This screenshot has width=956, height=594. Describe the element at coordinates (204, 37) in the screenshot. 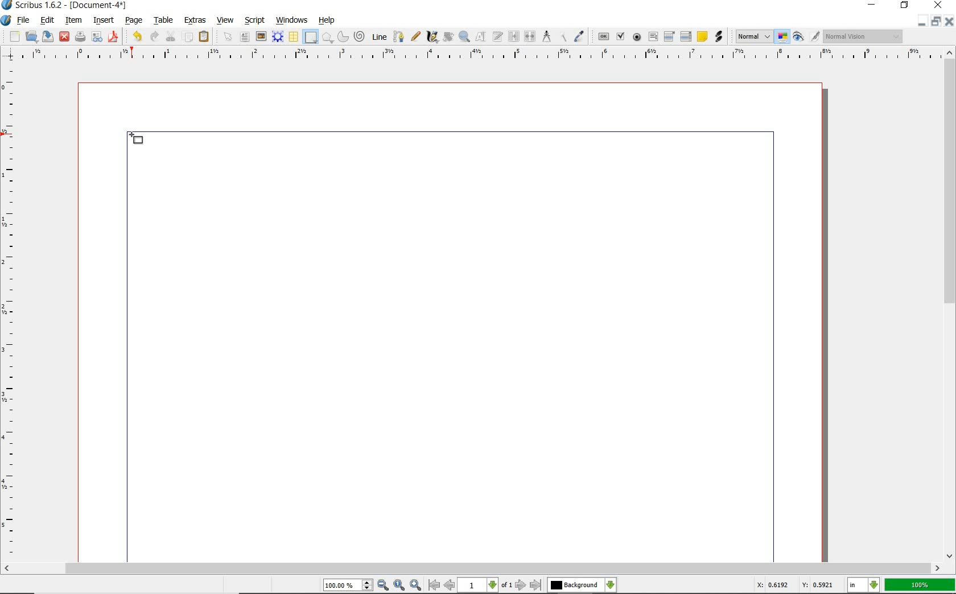

I see `paste` at that location.